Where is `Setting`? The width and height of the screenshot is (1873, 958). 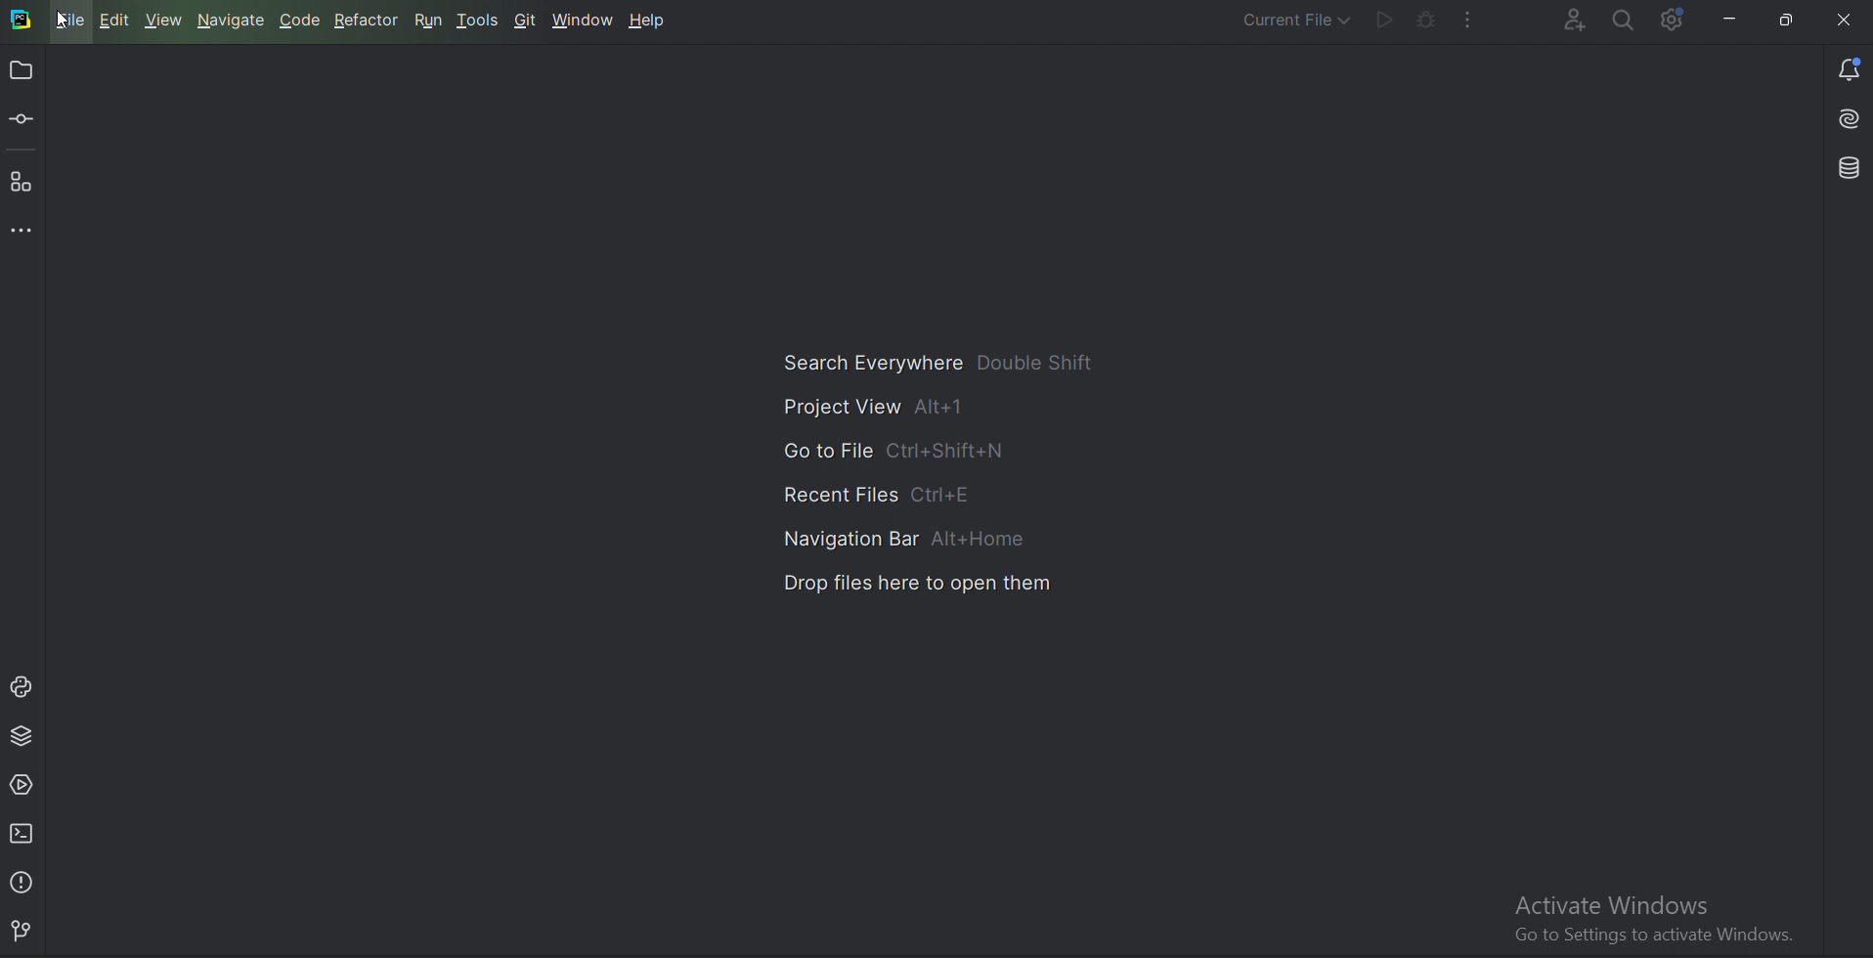 Setting is located at coordinates (1676, 19).